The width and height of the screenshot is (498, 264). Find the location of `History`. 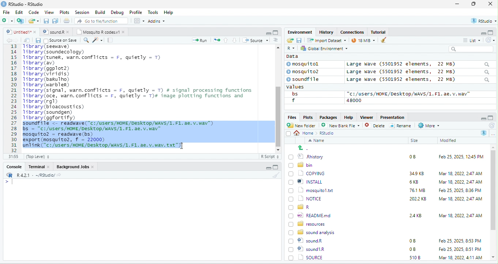

History is located at coordinates (327, 32).